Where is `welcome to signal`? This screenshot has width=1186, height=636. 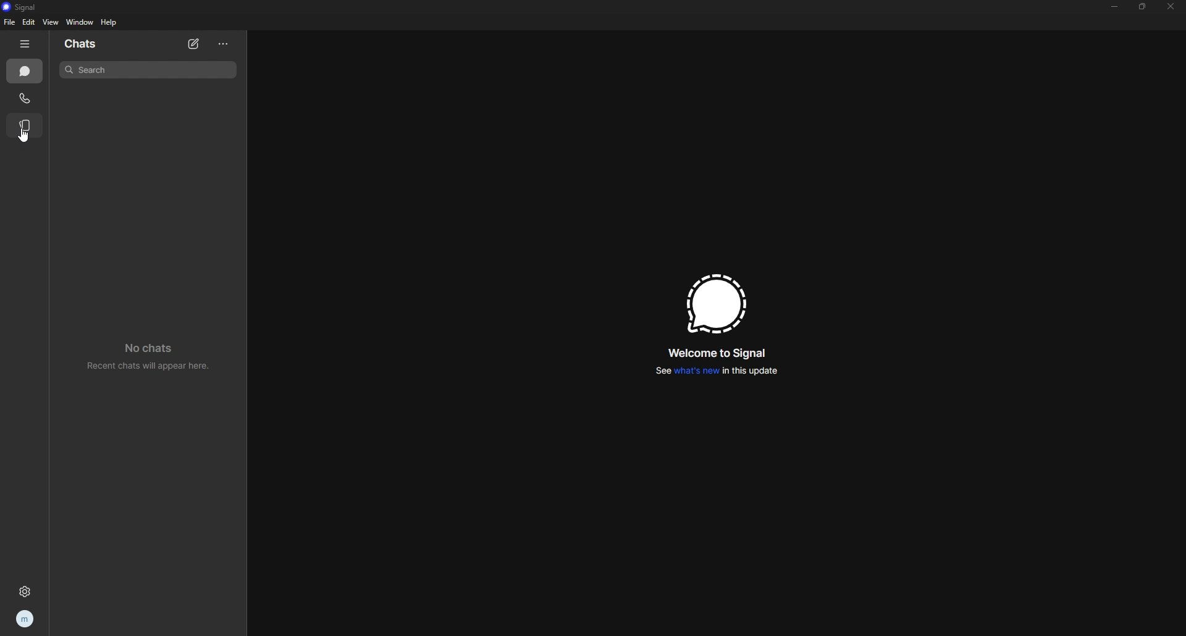
welcome to signal is located at coordinates (717, 353).